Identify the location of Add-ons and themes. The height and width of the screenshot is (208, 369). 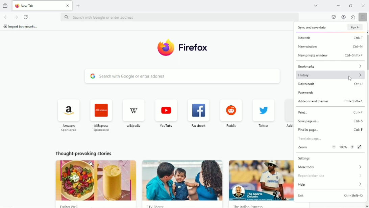
(330, 101).